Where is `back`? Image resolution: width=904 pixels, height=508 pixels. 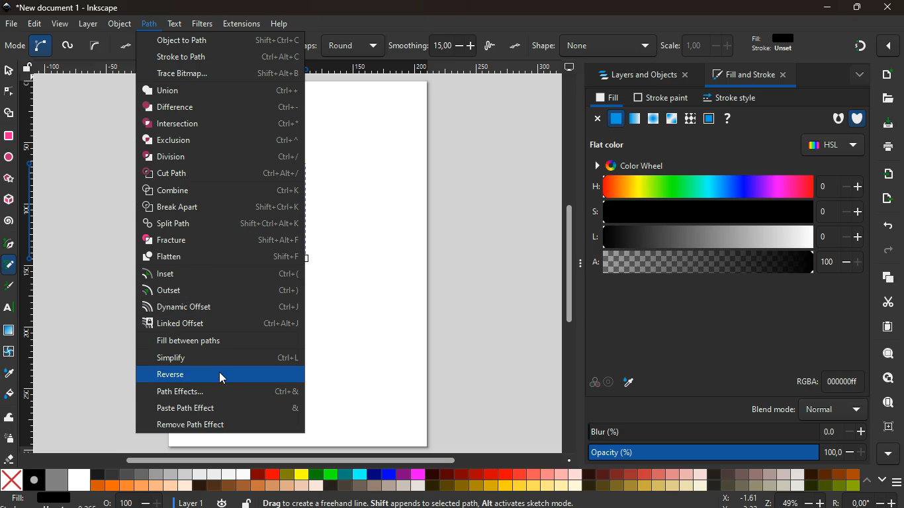 back is located at coordinates (886, 226).